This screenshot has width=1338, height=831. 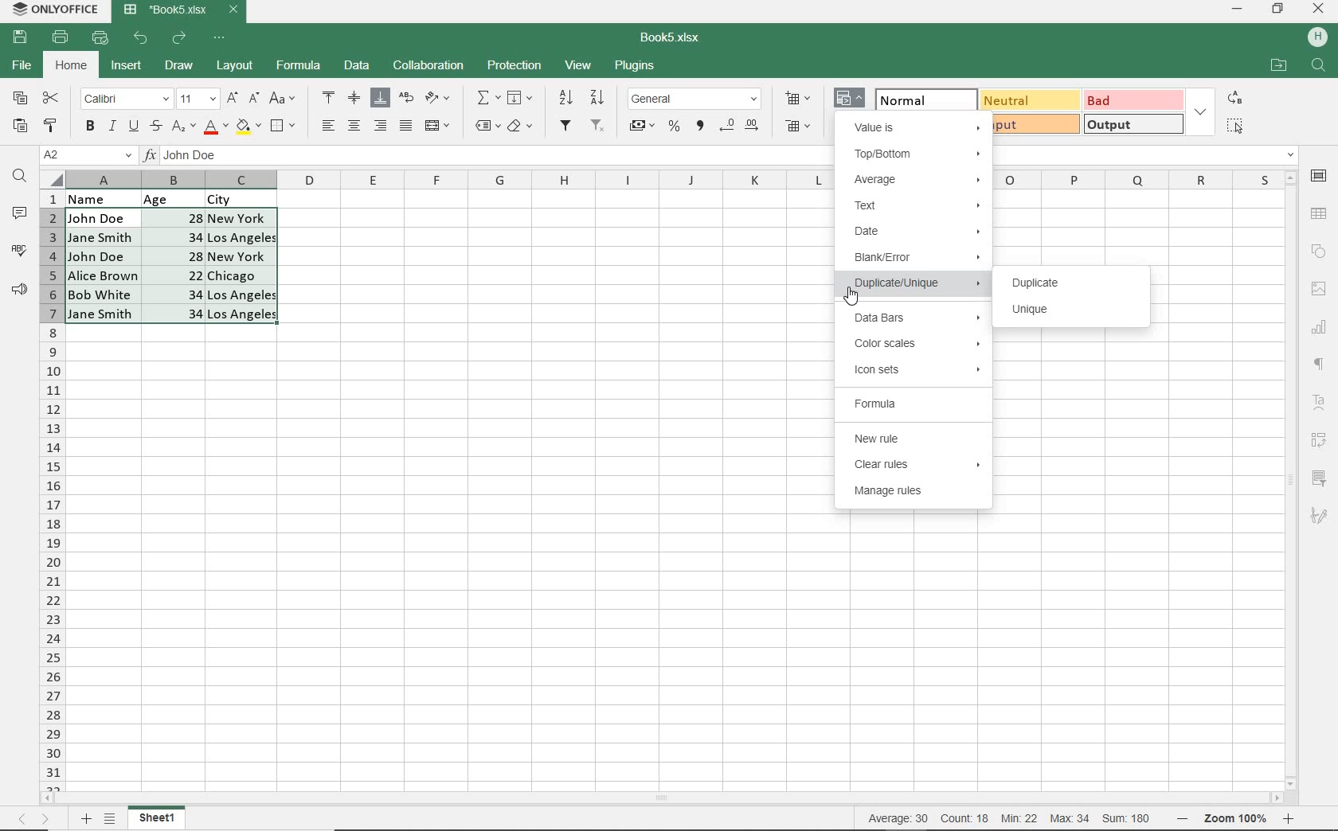 I want to click on NORMAL, so click(x=918, y=98).